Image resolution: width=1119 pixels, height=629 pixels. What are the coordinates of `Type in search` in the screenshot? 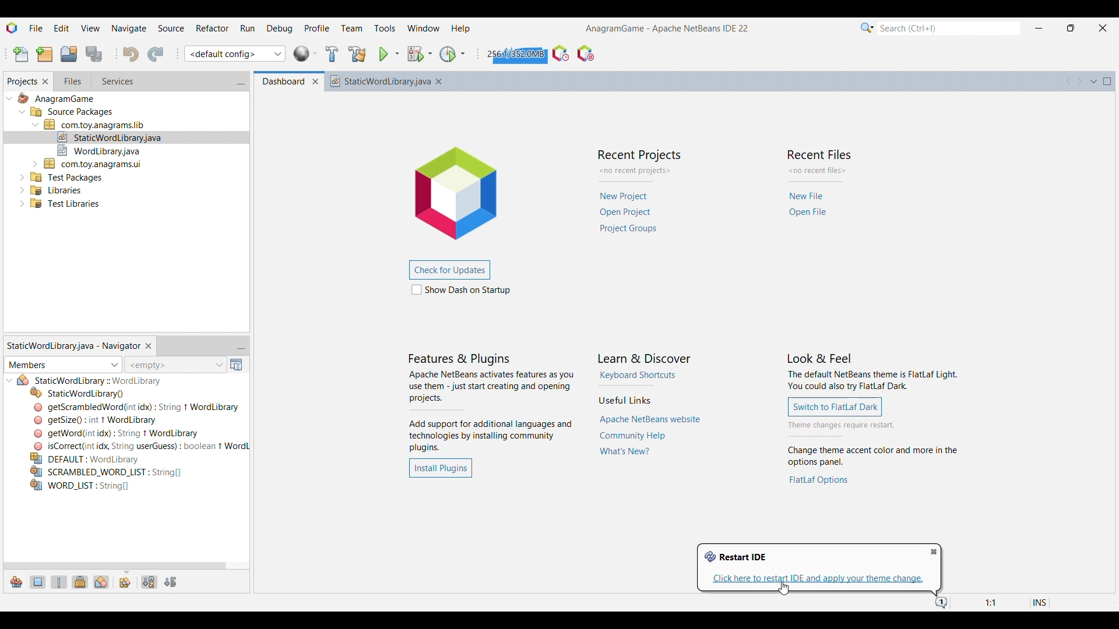 It's located at (948, 28).